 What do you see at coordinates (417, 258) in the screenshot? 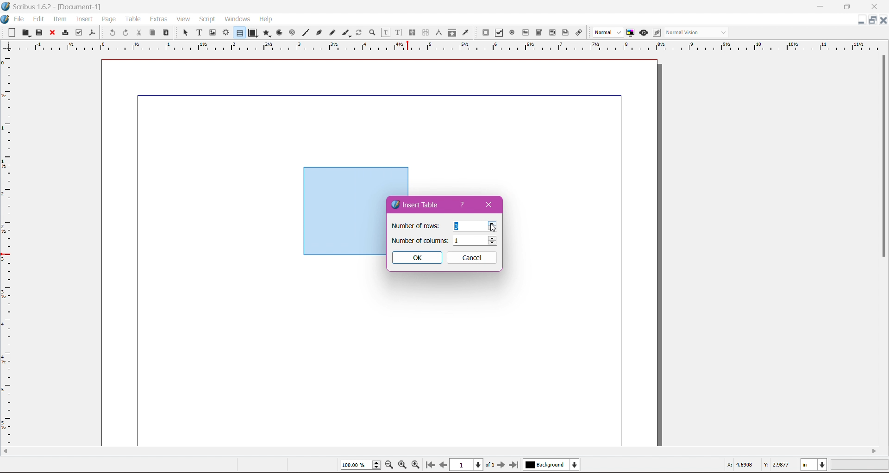
I see `OK` at bounding box center [417, 258].